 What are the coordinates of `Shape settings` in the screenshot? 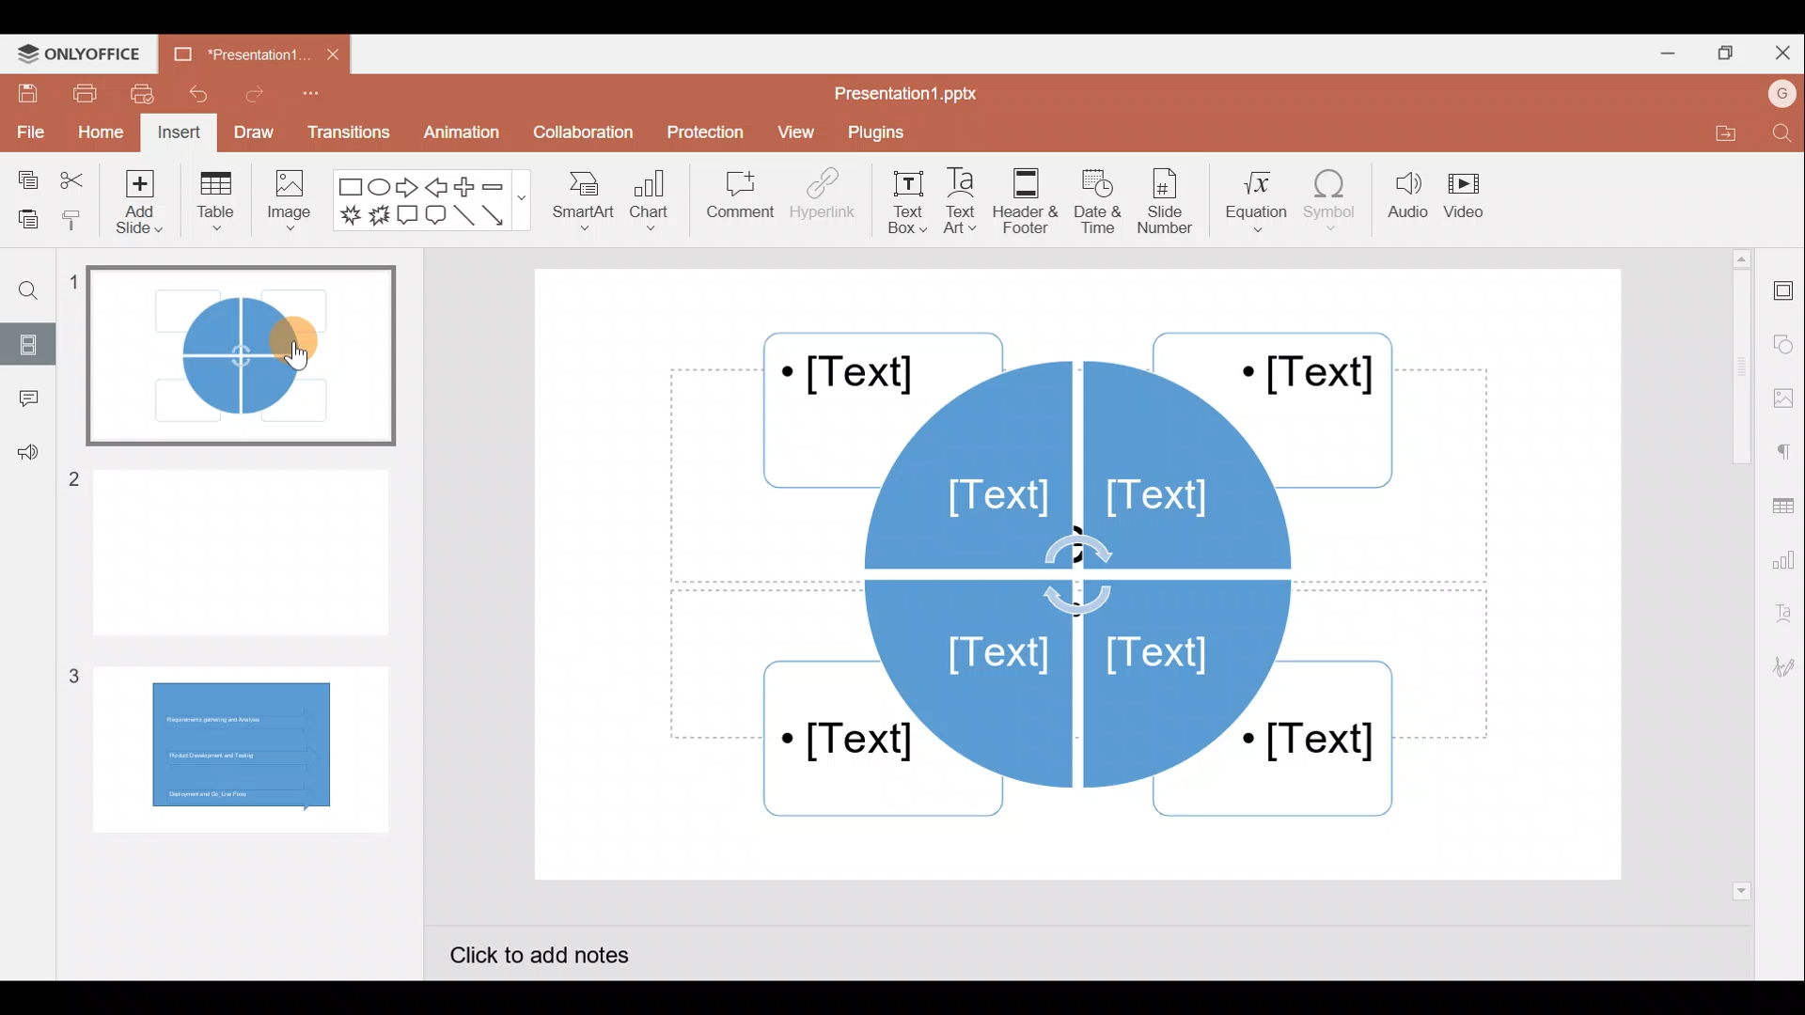 It's located at (1783, 337).